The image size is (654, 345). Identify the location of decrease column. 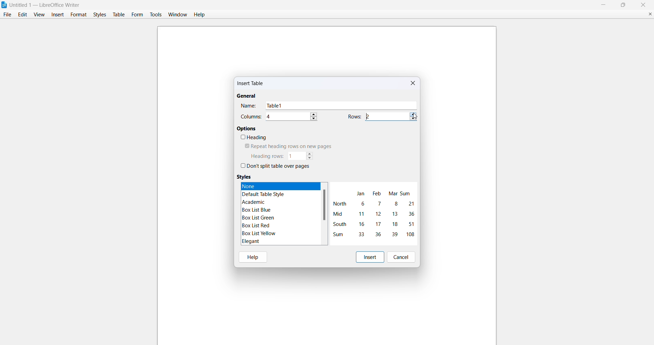
(314, 118).